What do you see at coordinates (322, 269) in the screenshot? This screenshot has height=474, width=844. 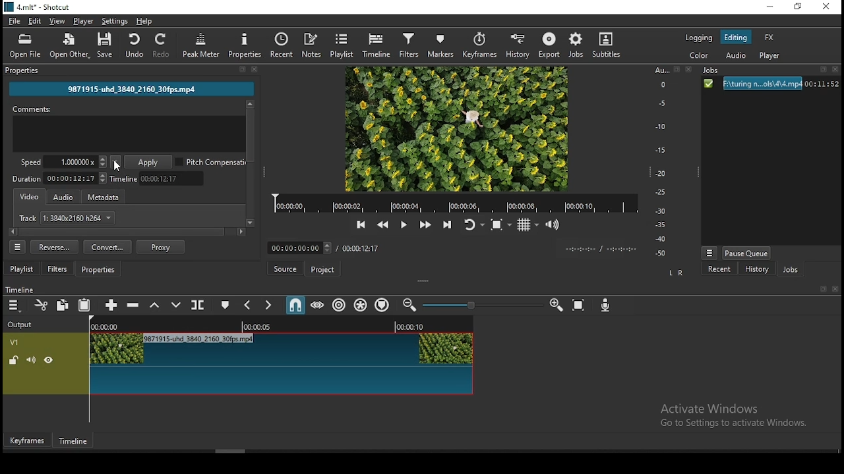 I see `project` at bounding box center [322, 269].